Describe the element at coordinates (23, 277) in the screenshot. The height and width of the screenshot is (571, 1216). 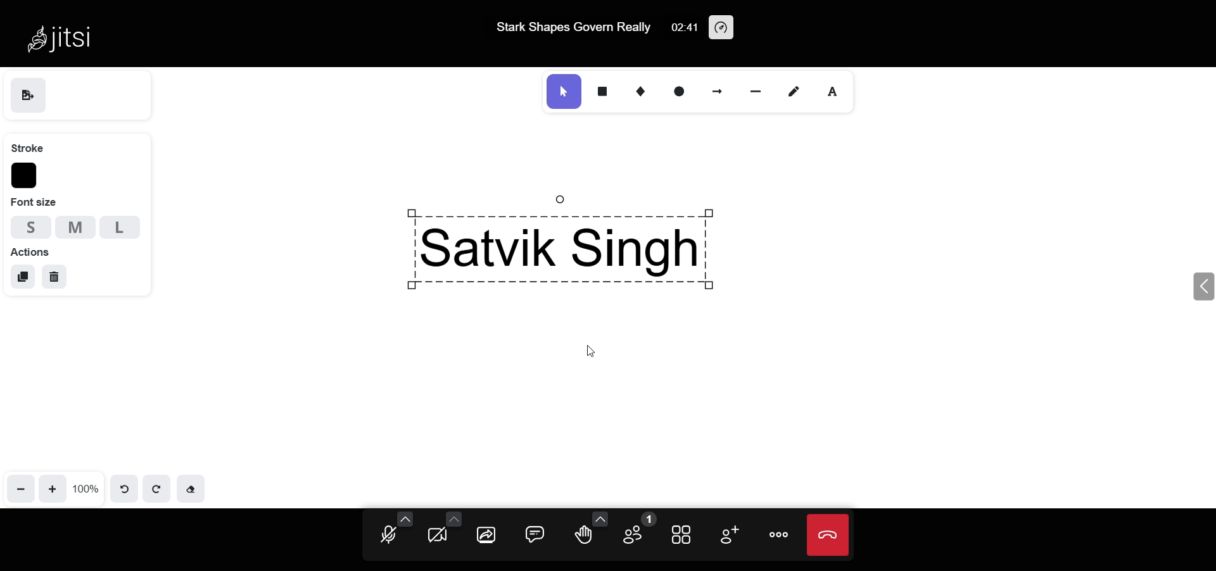
I see `duplicate` at that location.